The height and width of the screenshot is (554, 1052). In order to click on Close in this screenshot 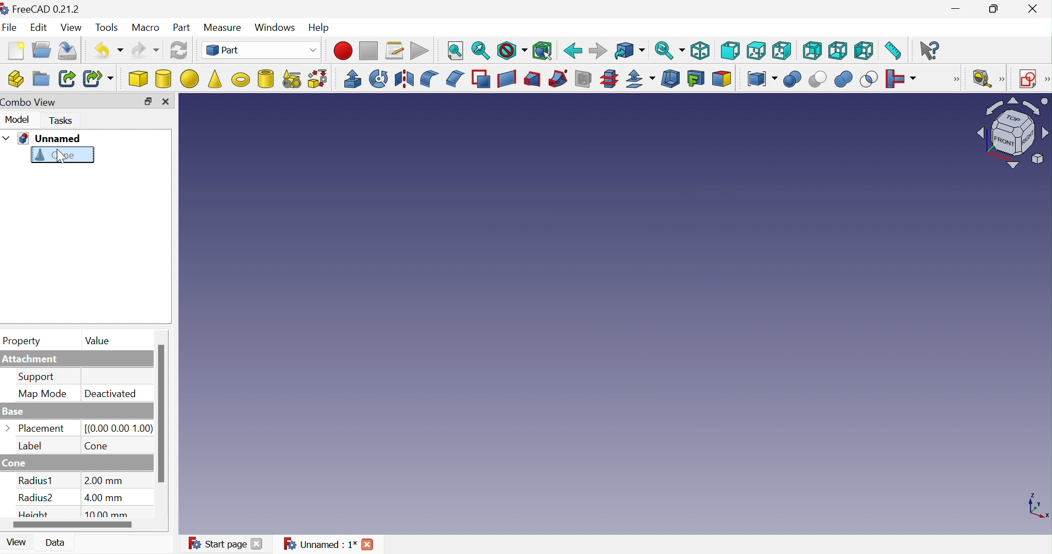, I will do `click(368, 543)`.